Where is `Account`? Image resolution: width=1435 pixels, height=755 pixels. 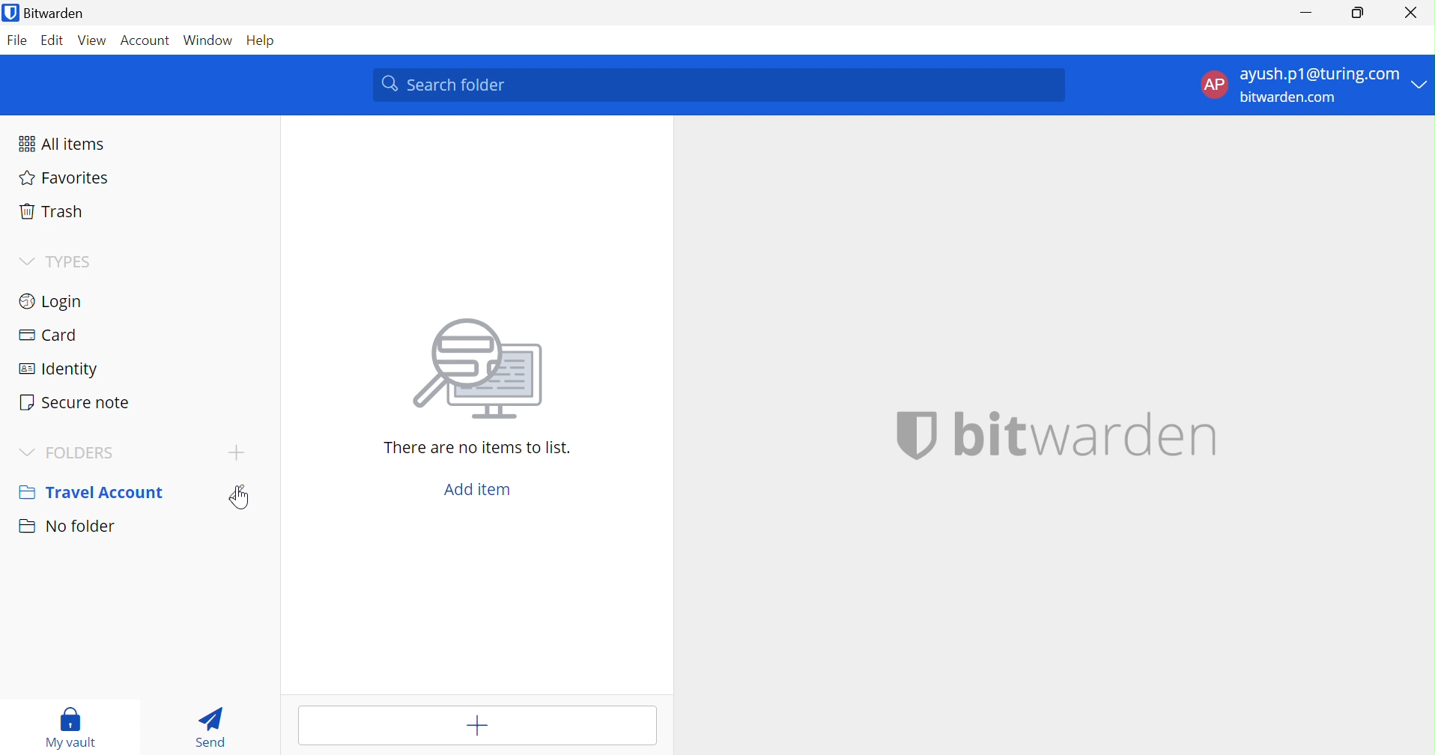
Account is located at coordinates (146, 40).